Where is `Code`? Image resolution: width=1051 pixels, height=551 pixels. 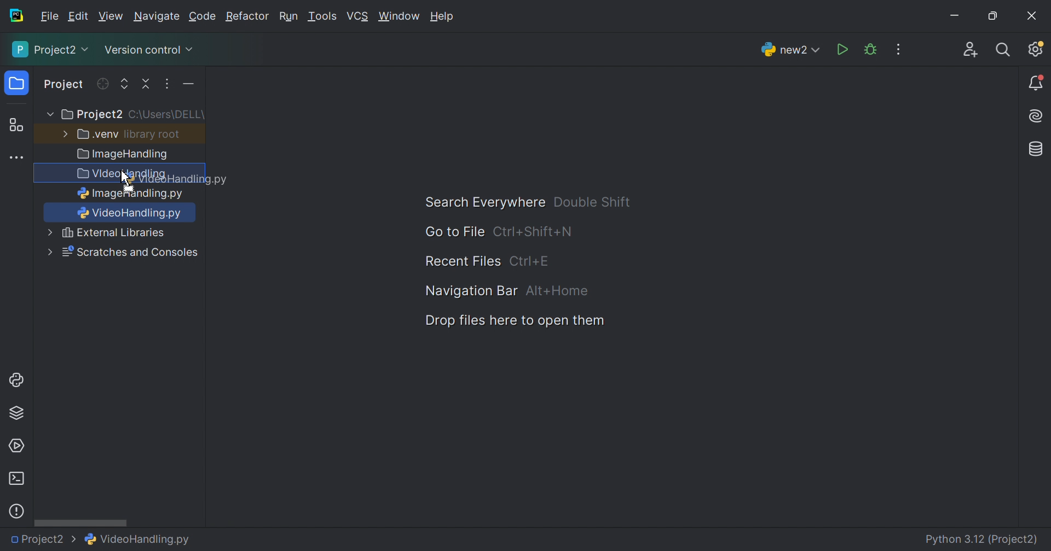 Code is located at coordinates (204, 17).